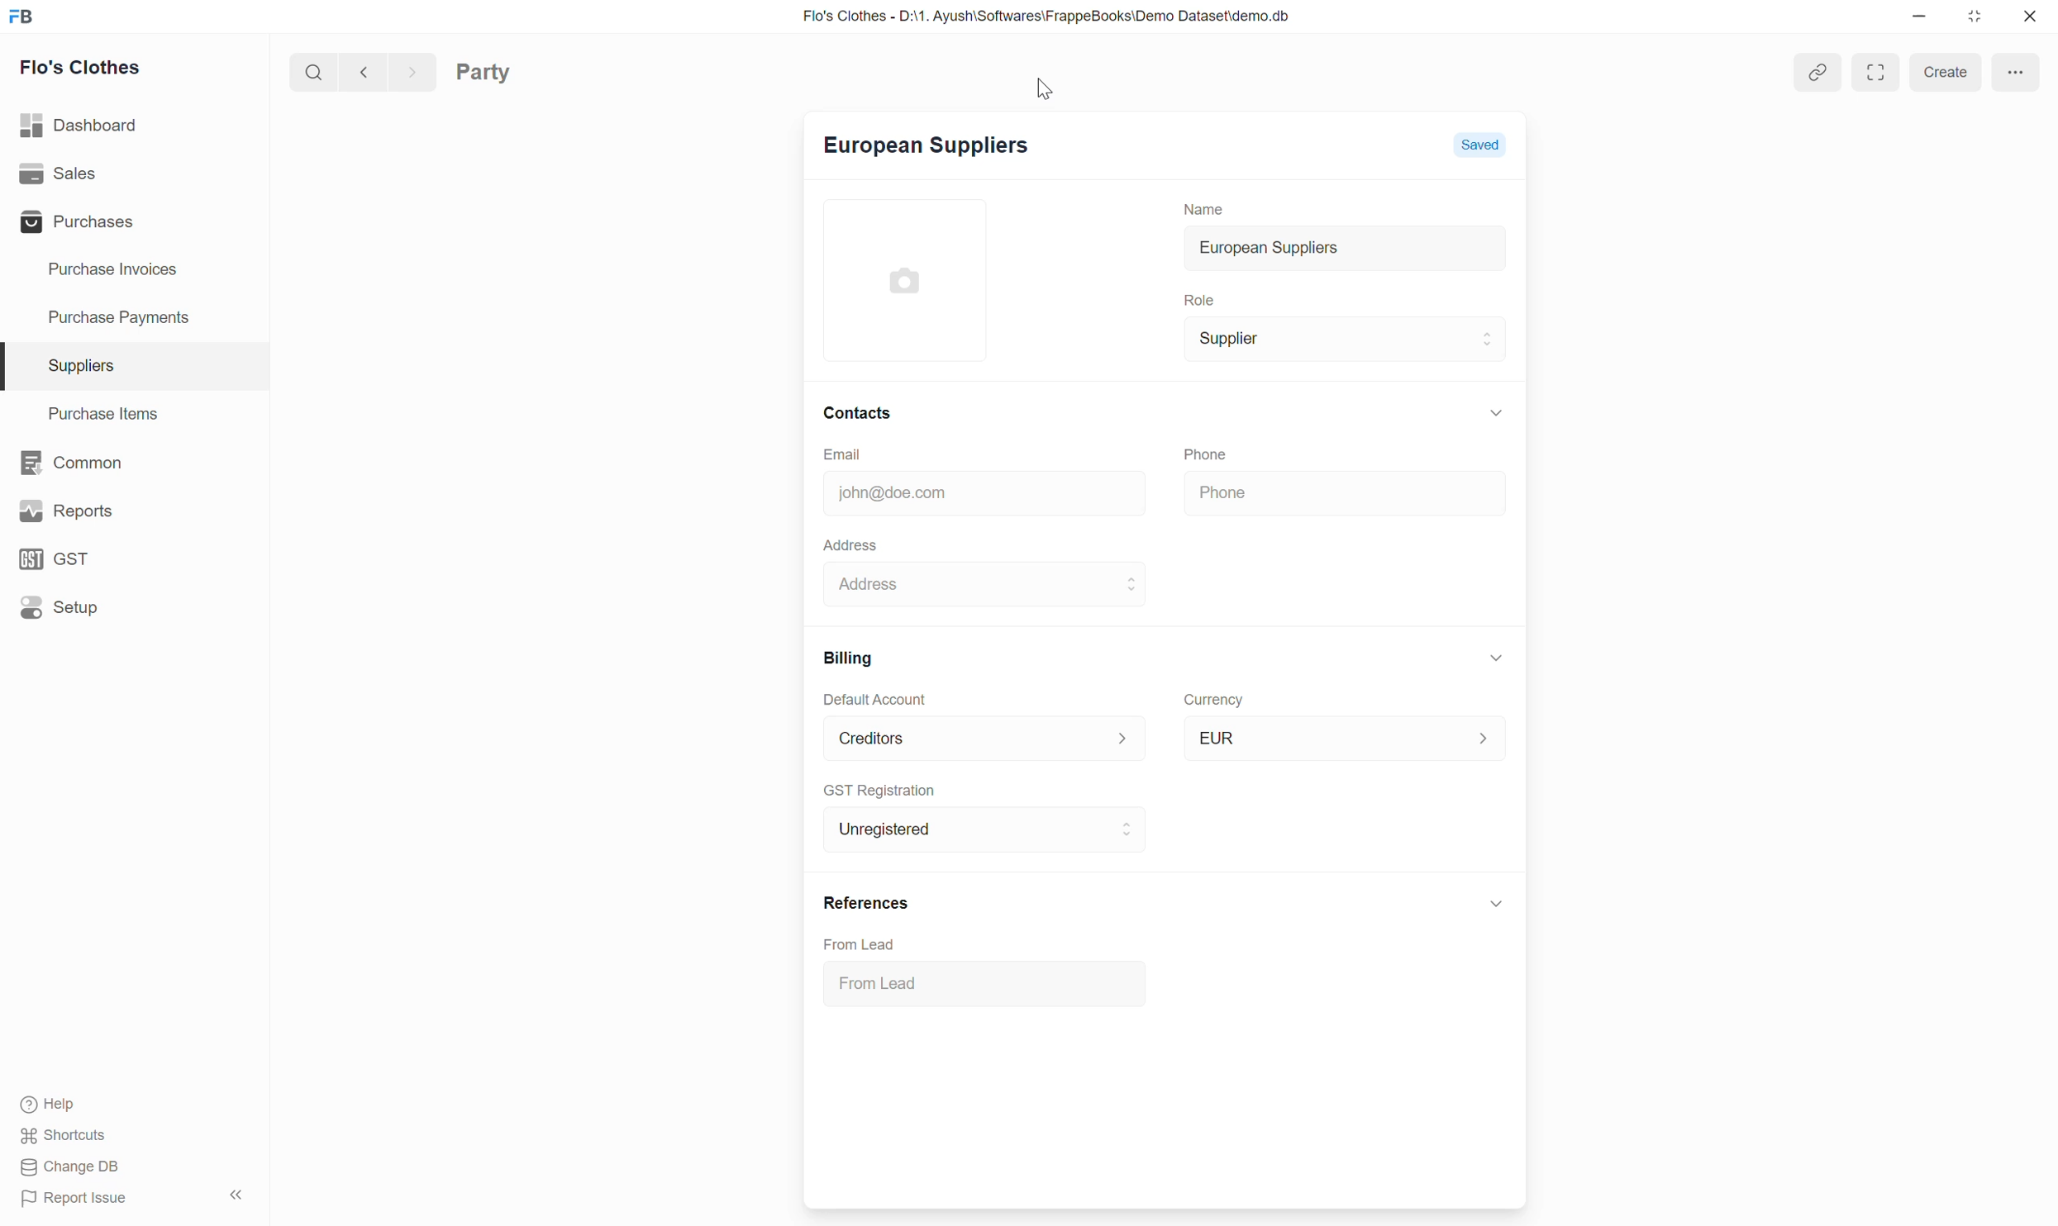 The image size is (2058, 1226). Describe the element at coordinates (109, 270) in the screenshot. I see `purchase invoices` at that location.